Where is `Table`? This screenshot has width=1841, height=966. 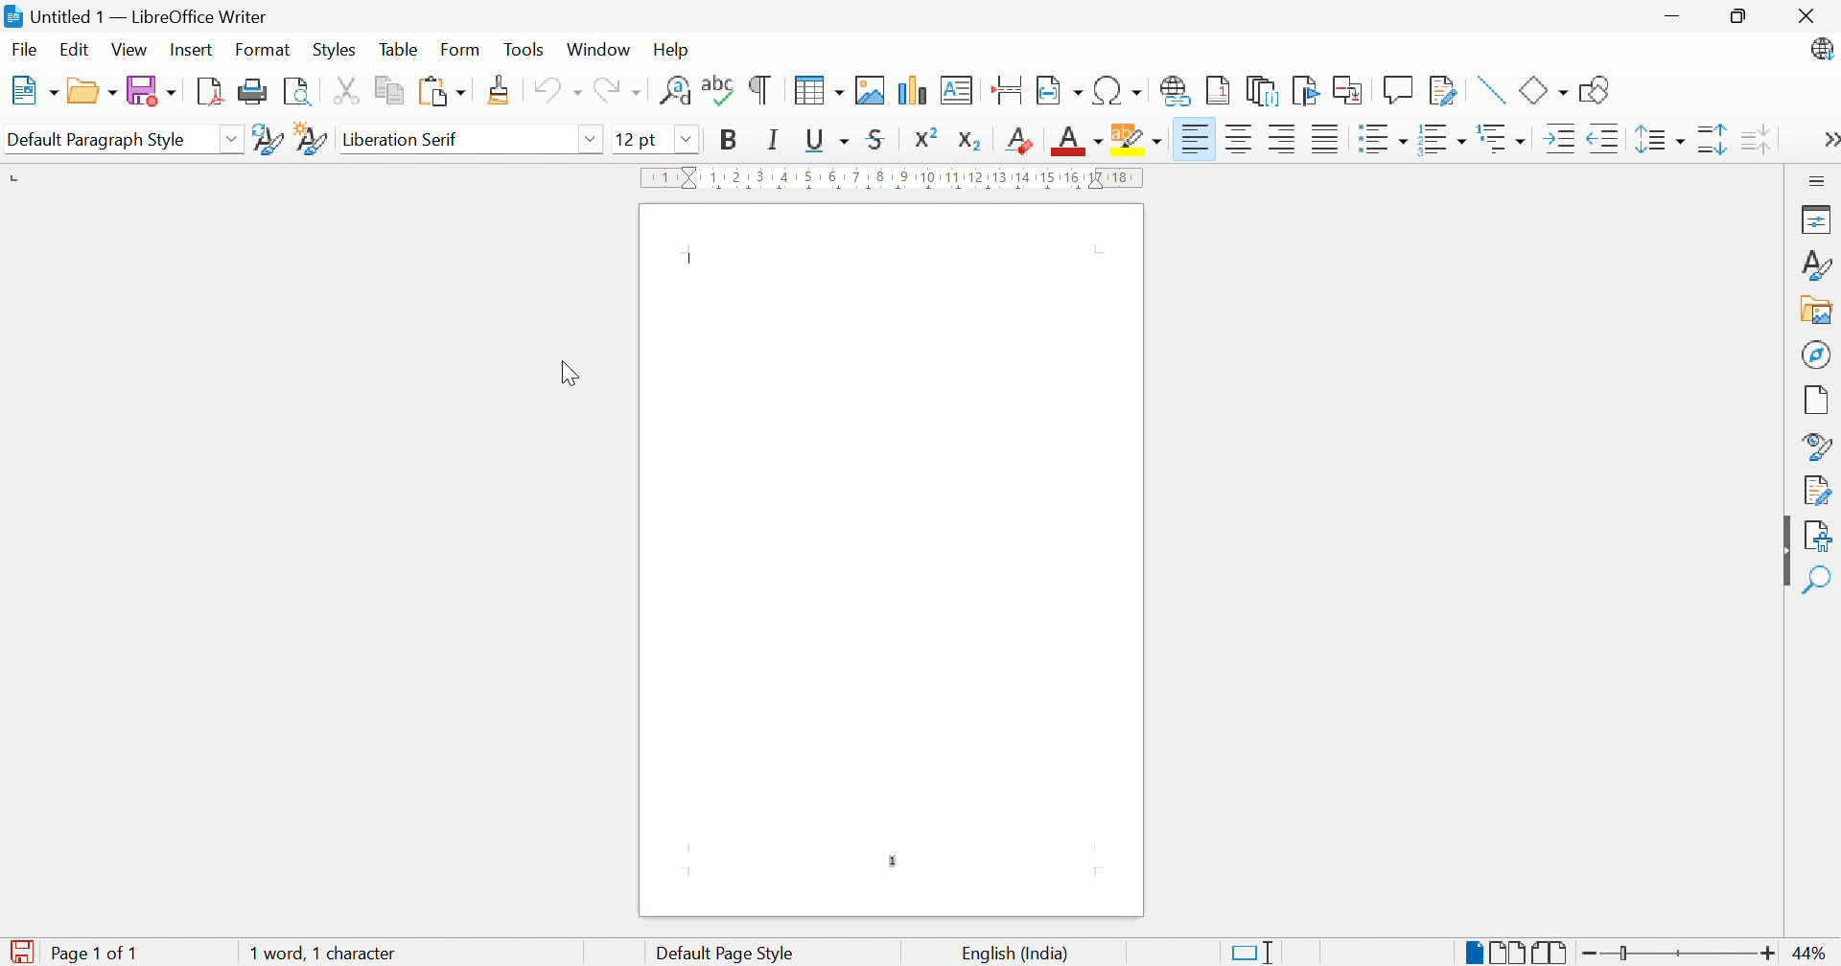
Table is located at coordinates (398, 49).